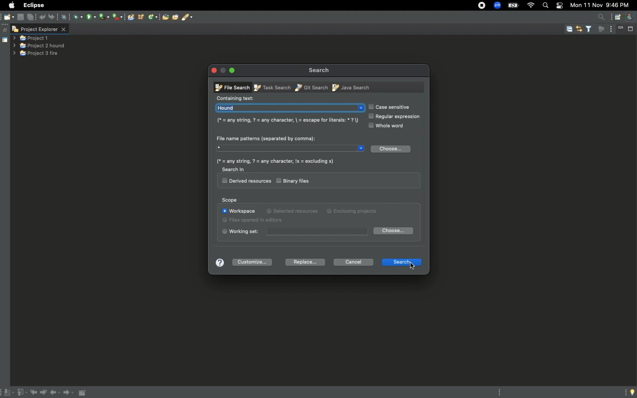 This screenshot has width=637, height=398. Describe the element at coordinates (165, 17) in the screenshot. I see `open type` at that location.